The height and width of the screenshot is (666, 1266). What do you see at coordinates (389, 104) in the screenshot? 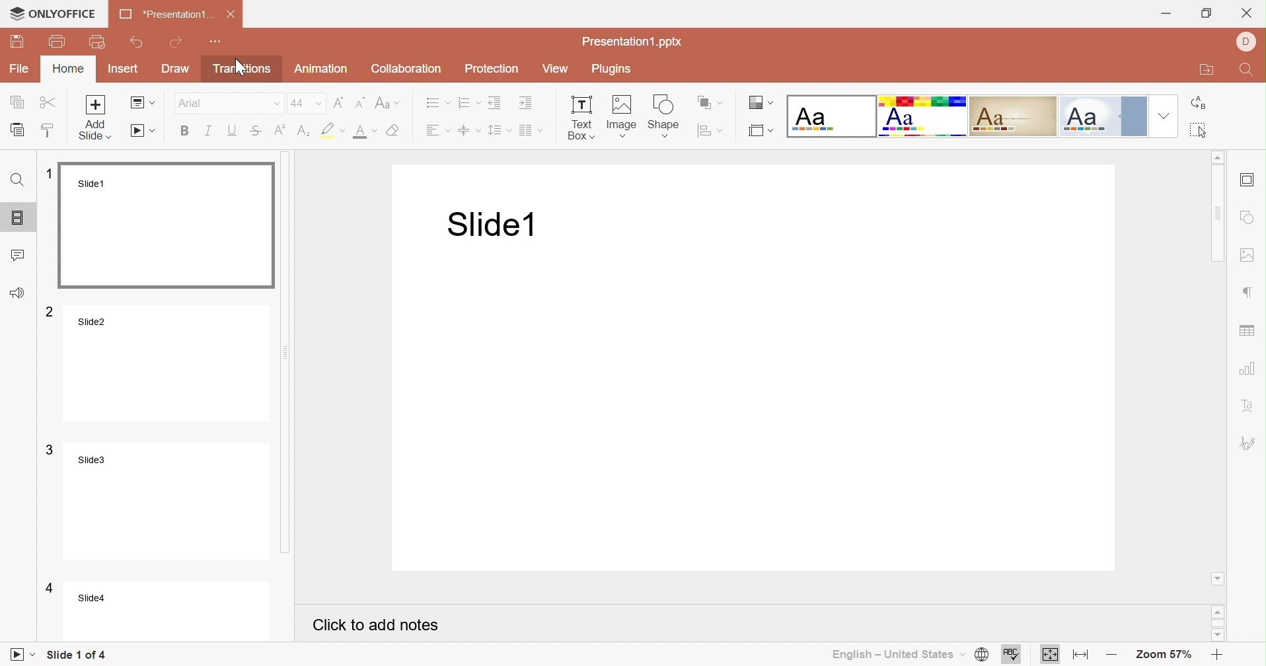
I see `Change case` at bounding box center [389, 104].